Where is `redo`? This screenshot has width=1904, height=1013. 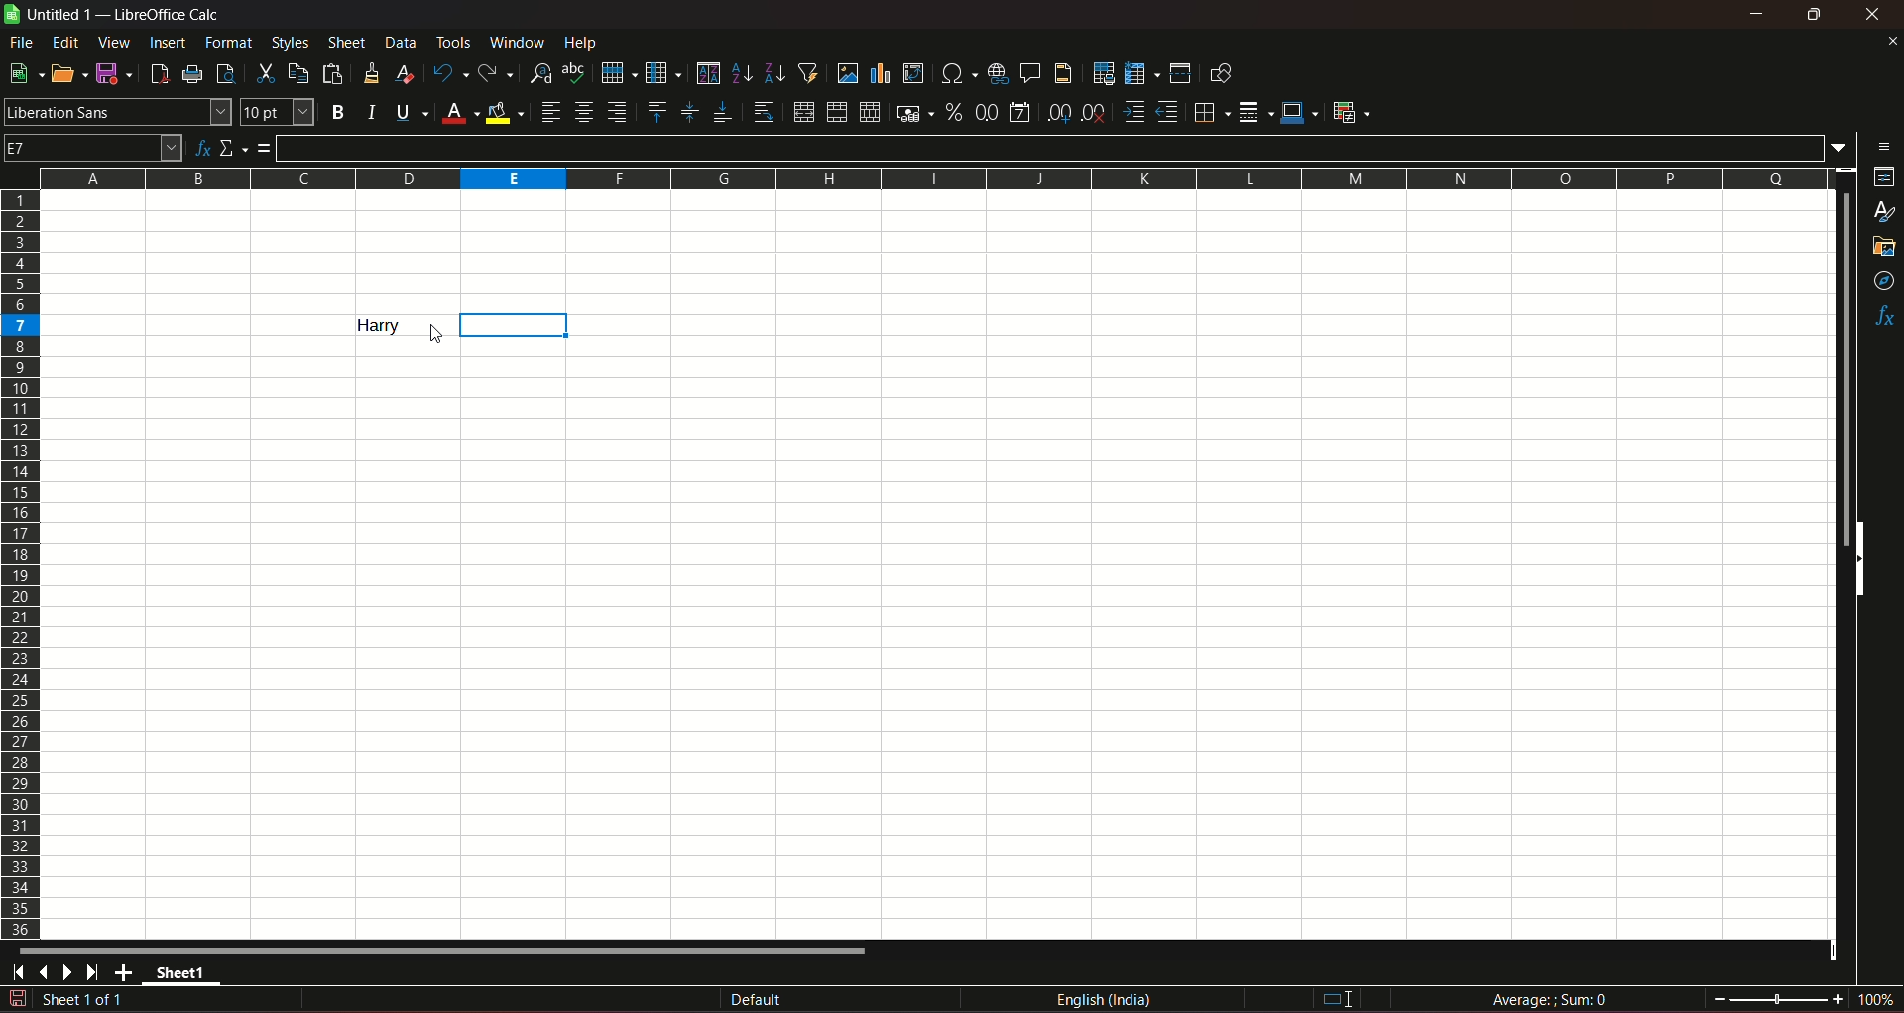 redo is located at coordinates (496, 71).